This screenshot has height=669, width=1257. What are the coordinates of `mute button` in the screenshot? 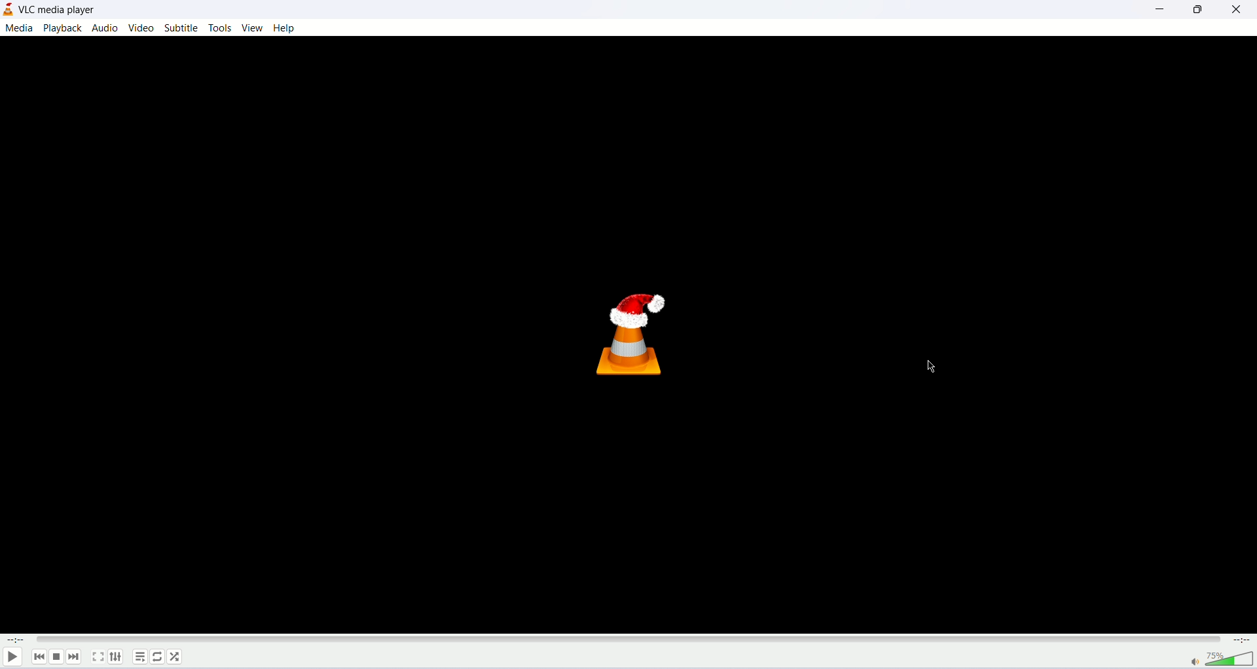 It's located at (1195, 662).